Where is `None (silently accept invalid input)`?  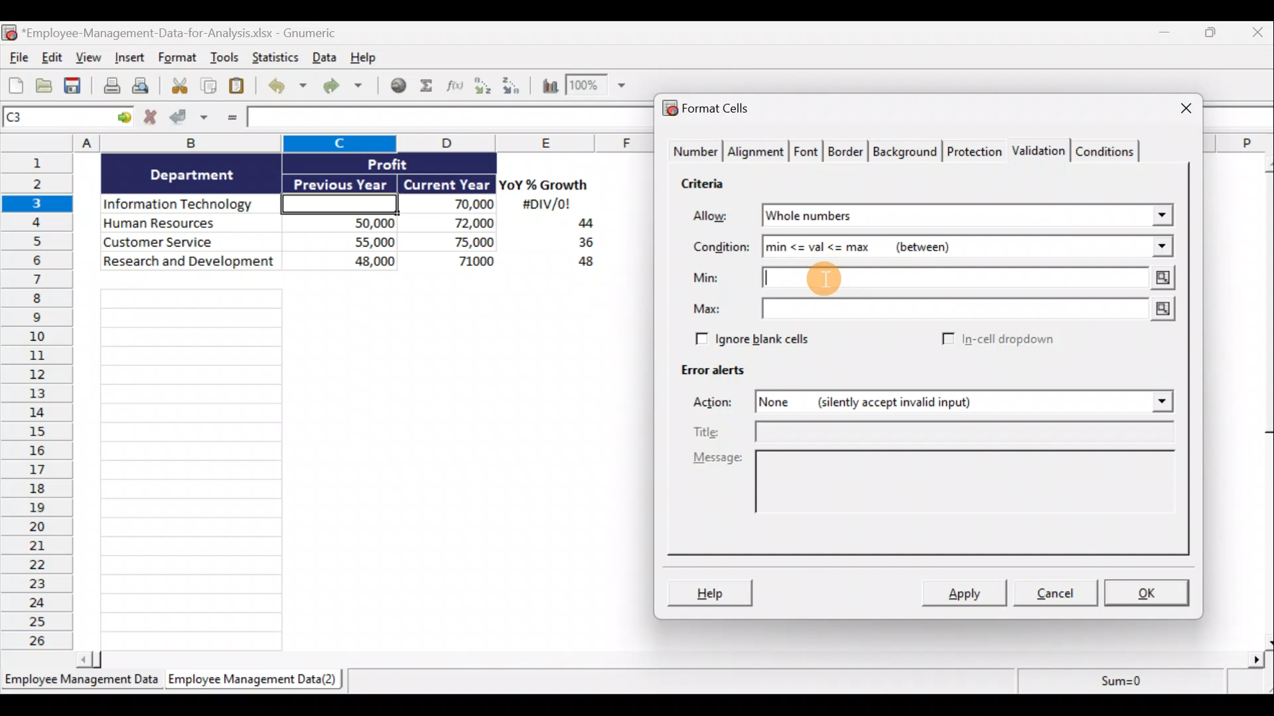 None (silently accept invalid input) is located at coordinates (920, 404).